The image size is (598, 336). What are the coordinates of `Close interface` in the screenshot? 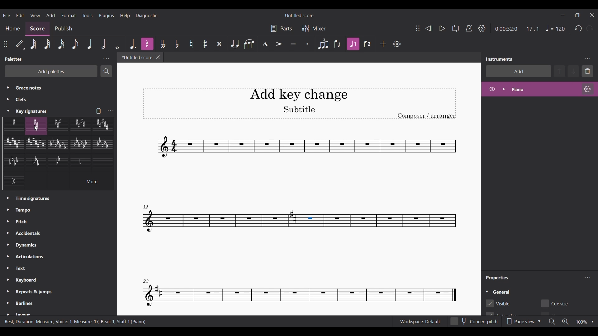 It's located at (592, 15).